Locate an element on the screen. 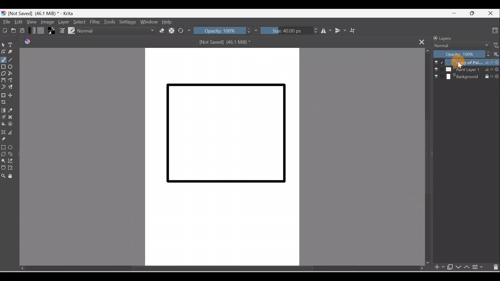 The height and width of the screenshot is (281, 500). Polygon tool is located at coordinates (4, 73).